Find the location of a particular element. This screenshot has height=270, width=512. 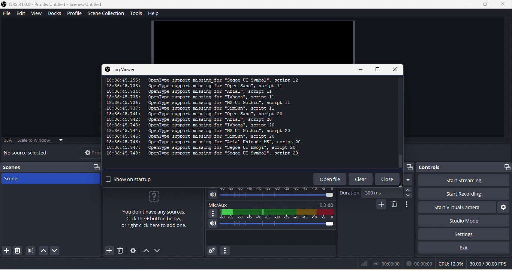

Application logo and name- OBS 31.0.0 - Profile: Untitled - Scenes: Untitled is located at coordinates (54, 4).